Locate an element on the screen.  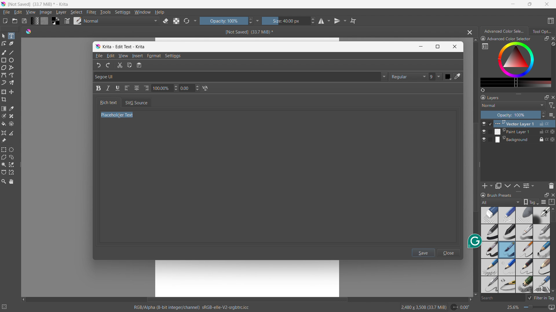
Background is located at coordinates (521, 139).